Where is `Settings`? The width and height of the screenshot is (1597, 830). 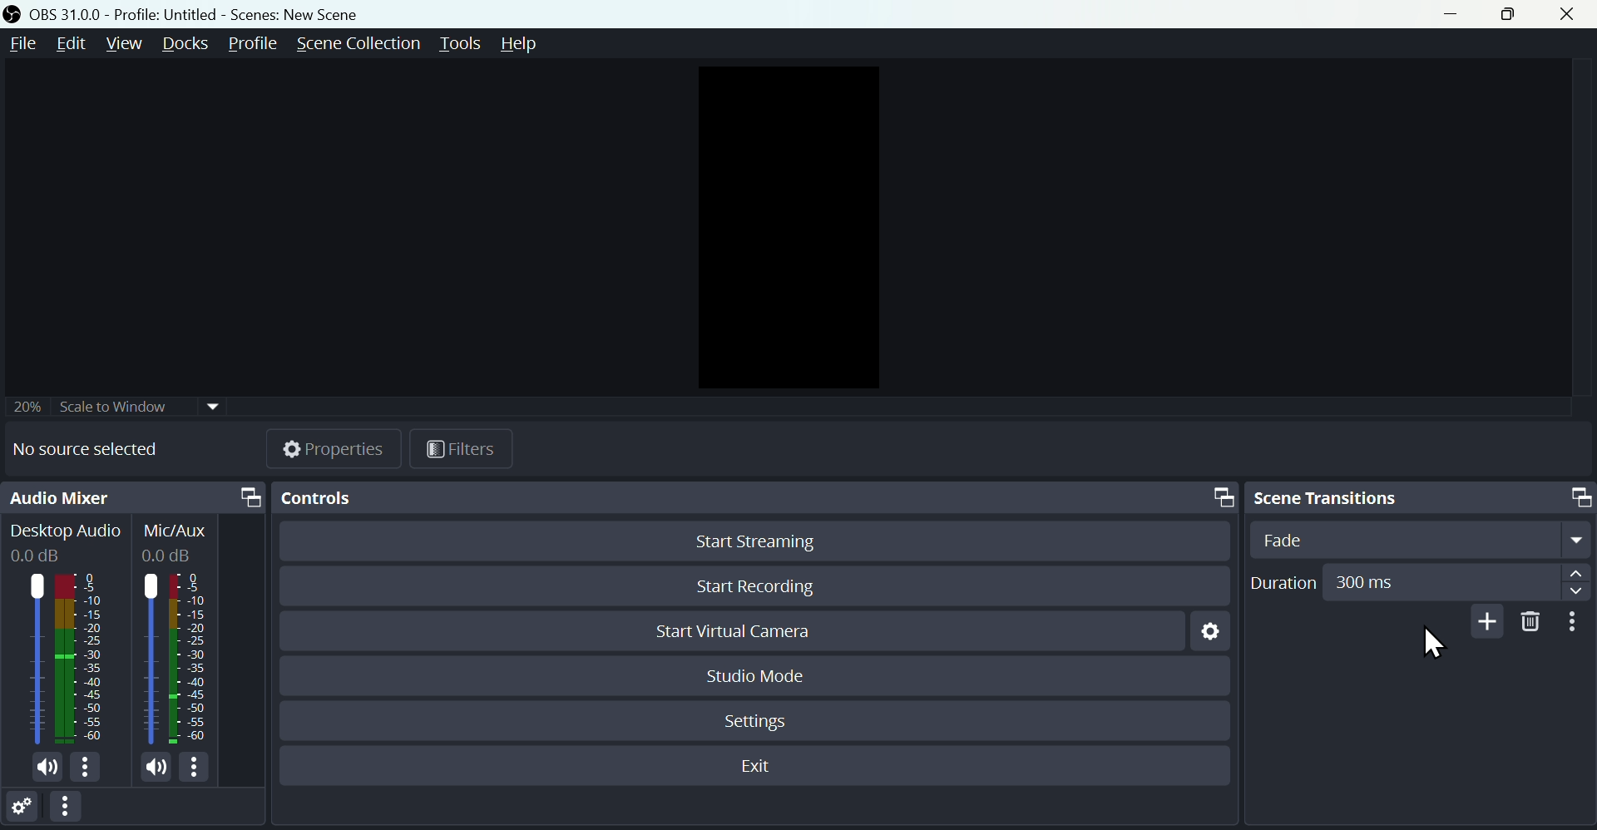
Settings is located at coordinates (22, 810).